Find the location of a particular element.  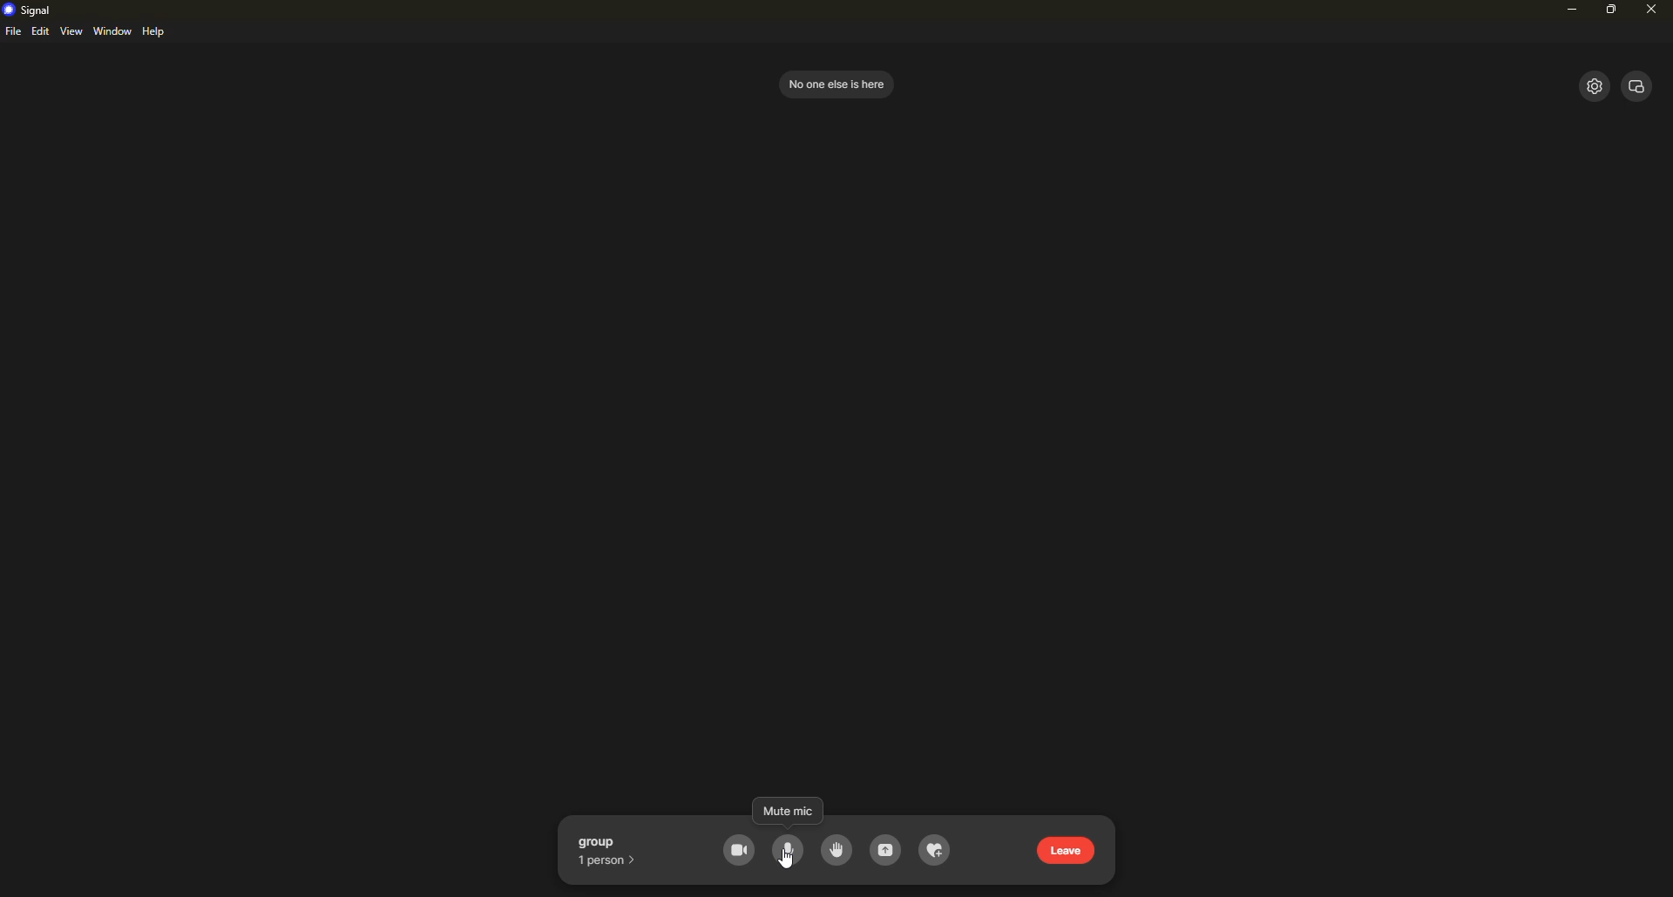

cursor is located at coordinates (789, 862).